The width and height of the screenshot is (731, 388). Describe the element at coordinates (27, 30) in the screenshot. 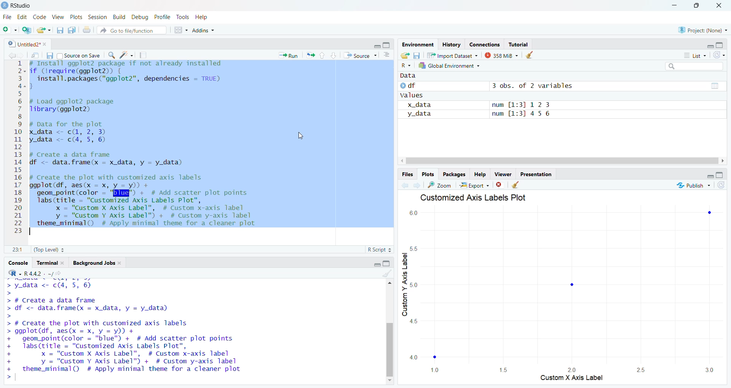

I see `add script` at that location.